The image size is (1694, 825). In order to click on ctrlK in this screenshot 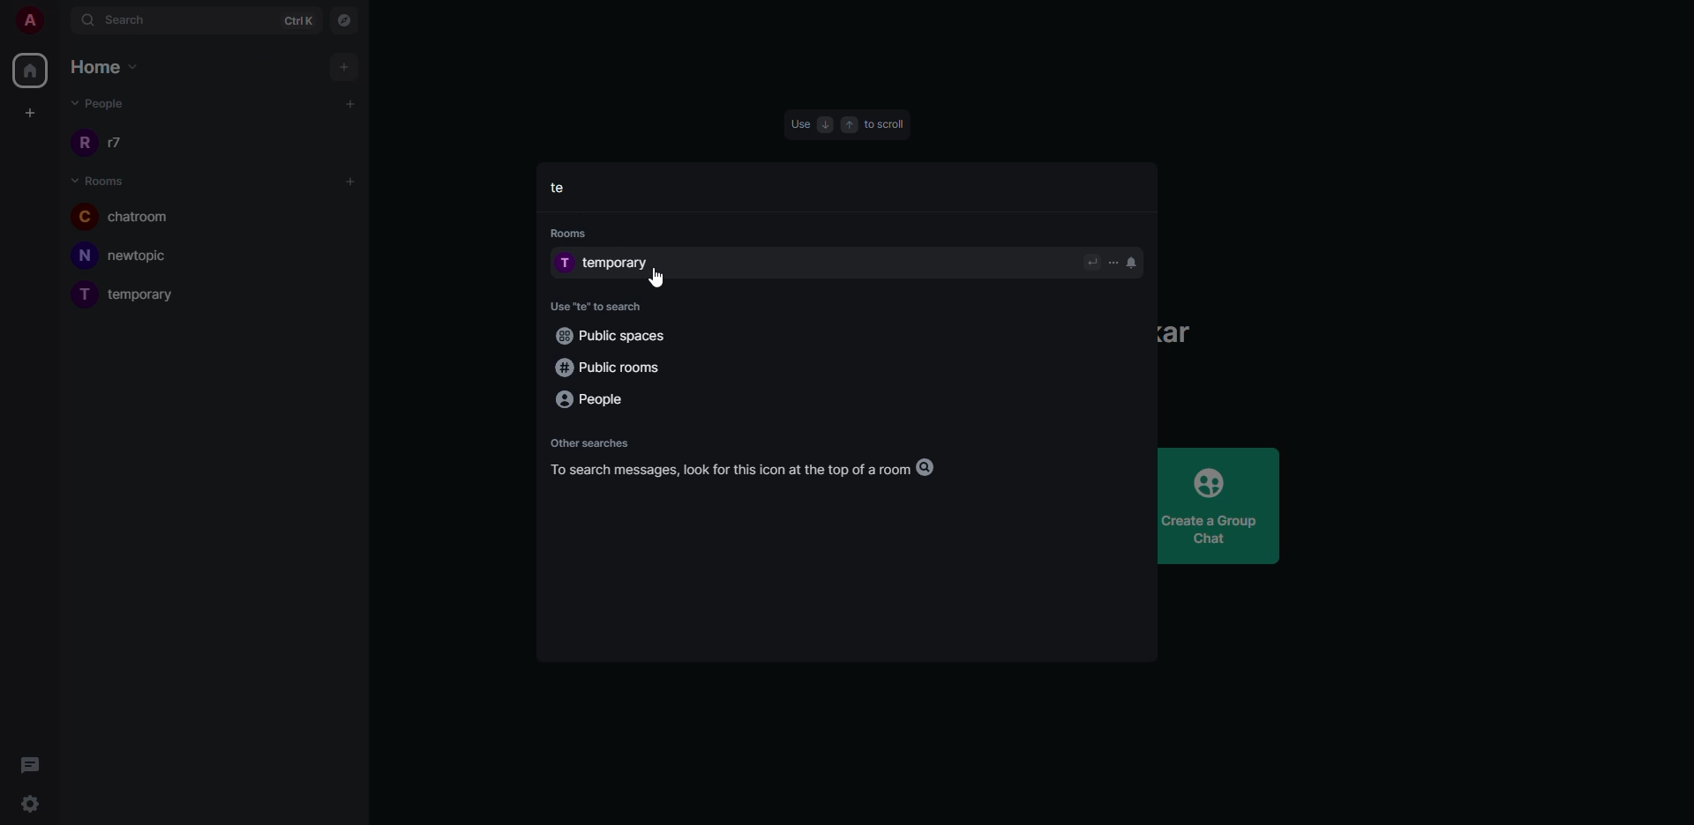, I will do `click(297, 19)`.